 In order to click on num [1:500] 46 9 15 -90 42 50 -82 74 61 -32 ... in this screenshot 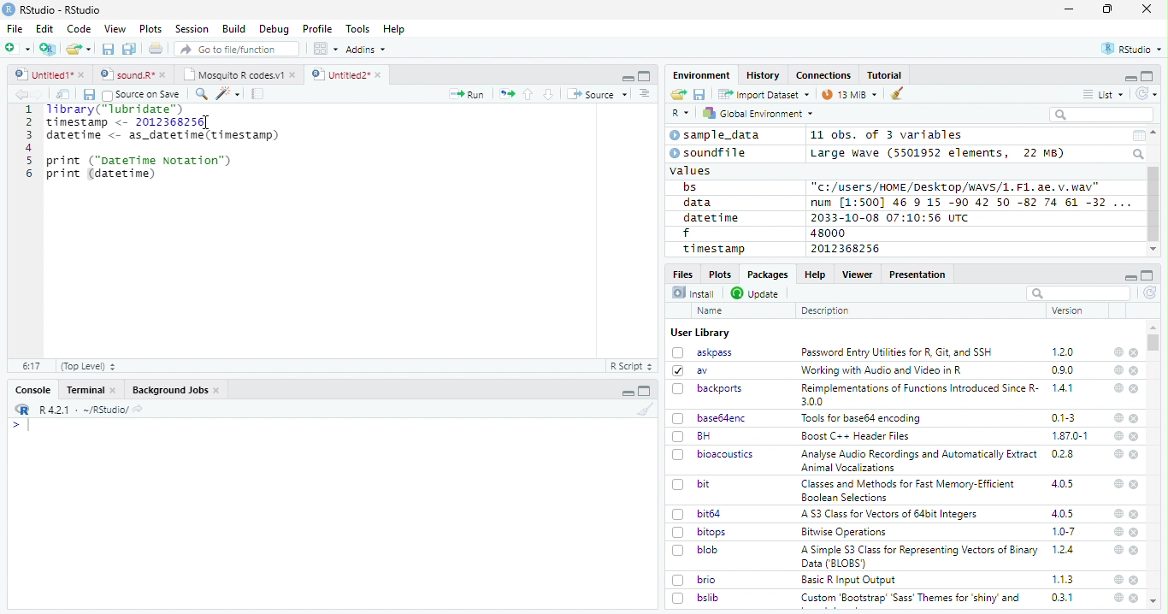, I will do `click(970, 202)`.